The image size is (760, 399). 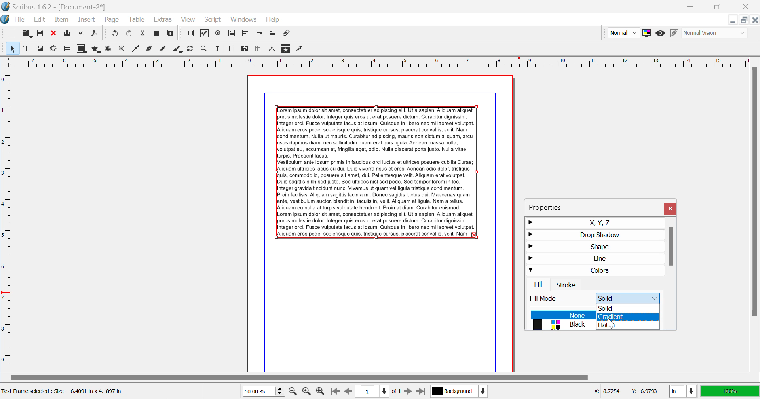 What do you see at coordinates (164, 49) in the screenshot?
I see `Freehand` at bounding box center [164, 49].